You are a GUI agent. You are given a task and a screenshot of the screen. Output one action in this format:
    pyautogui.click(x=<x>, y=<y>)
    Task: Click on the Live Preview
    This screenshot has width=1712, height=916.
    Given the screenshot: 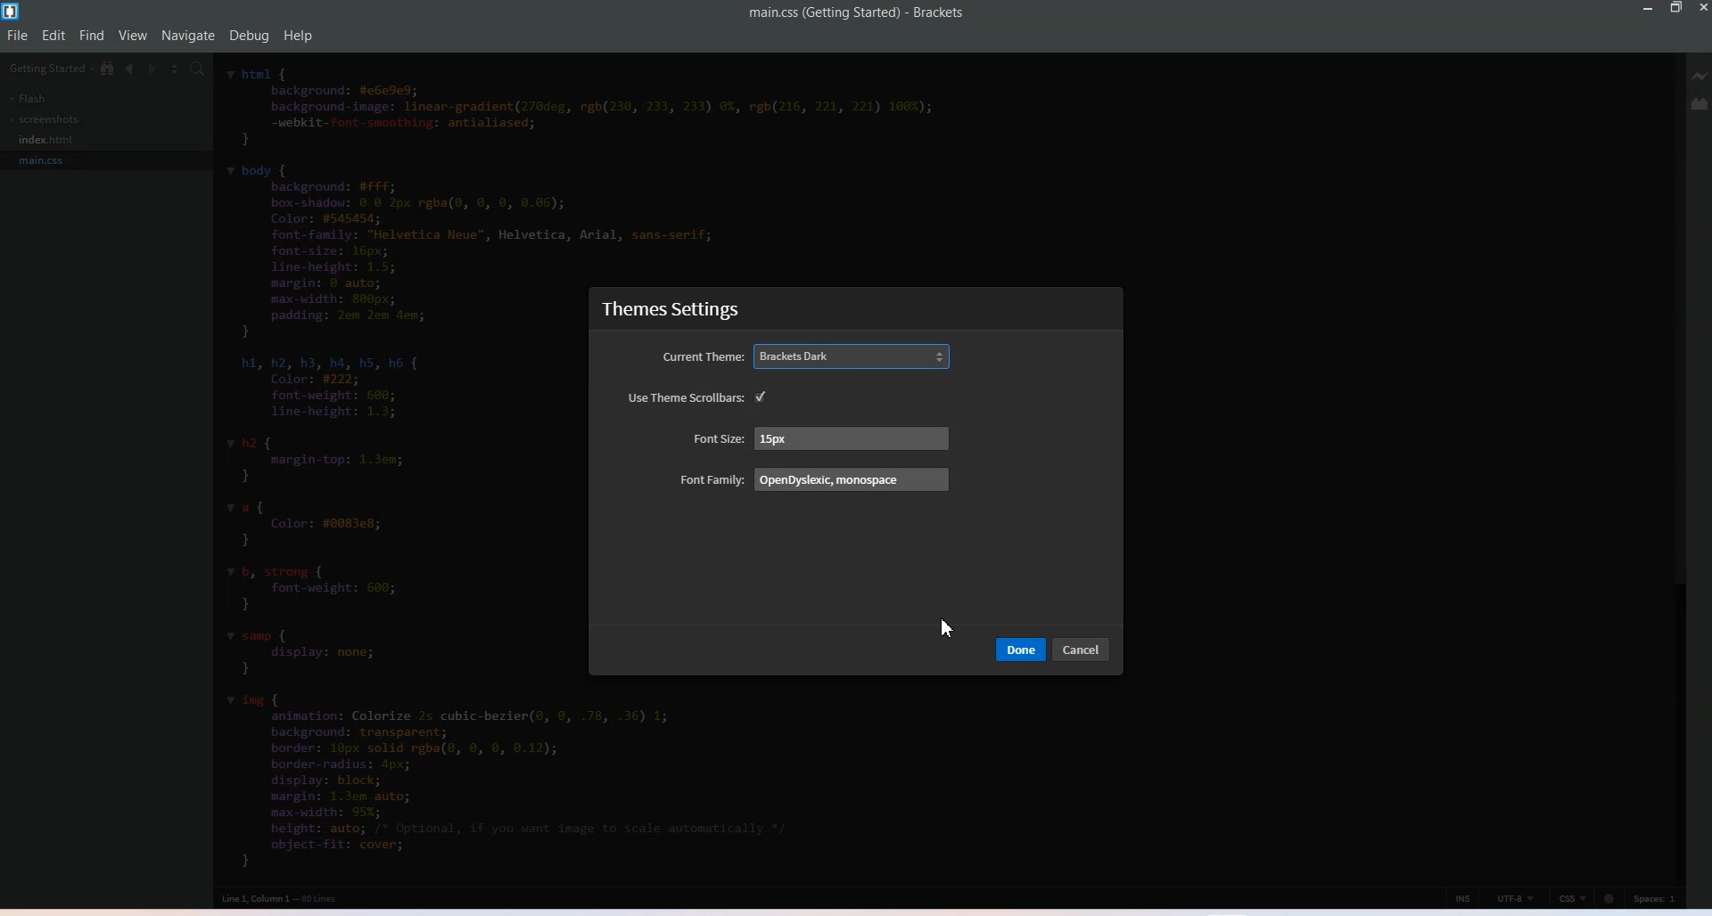 What is the action you would take?
    pyautogui.click(x=1701, y=77)
    